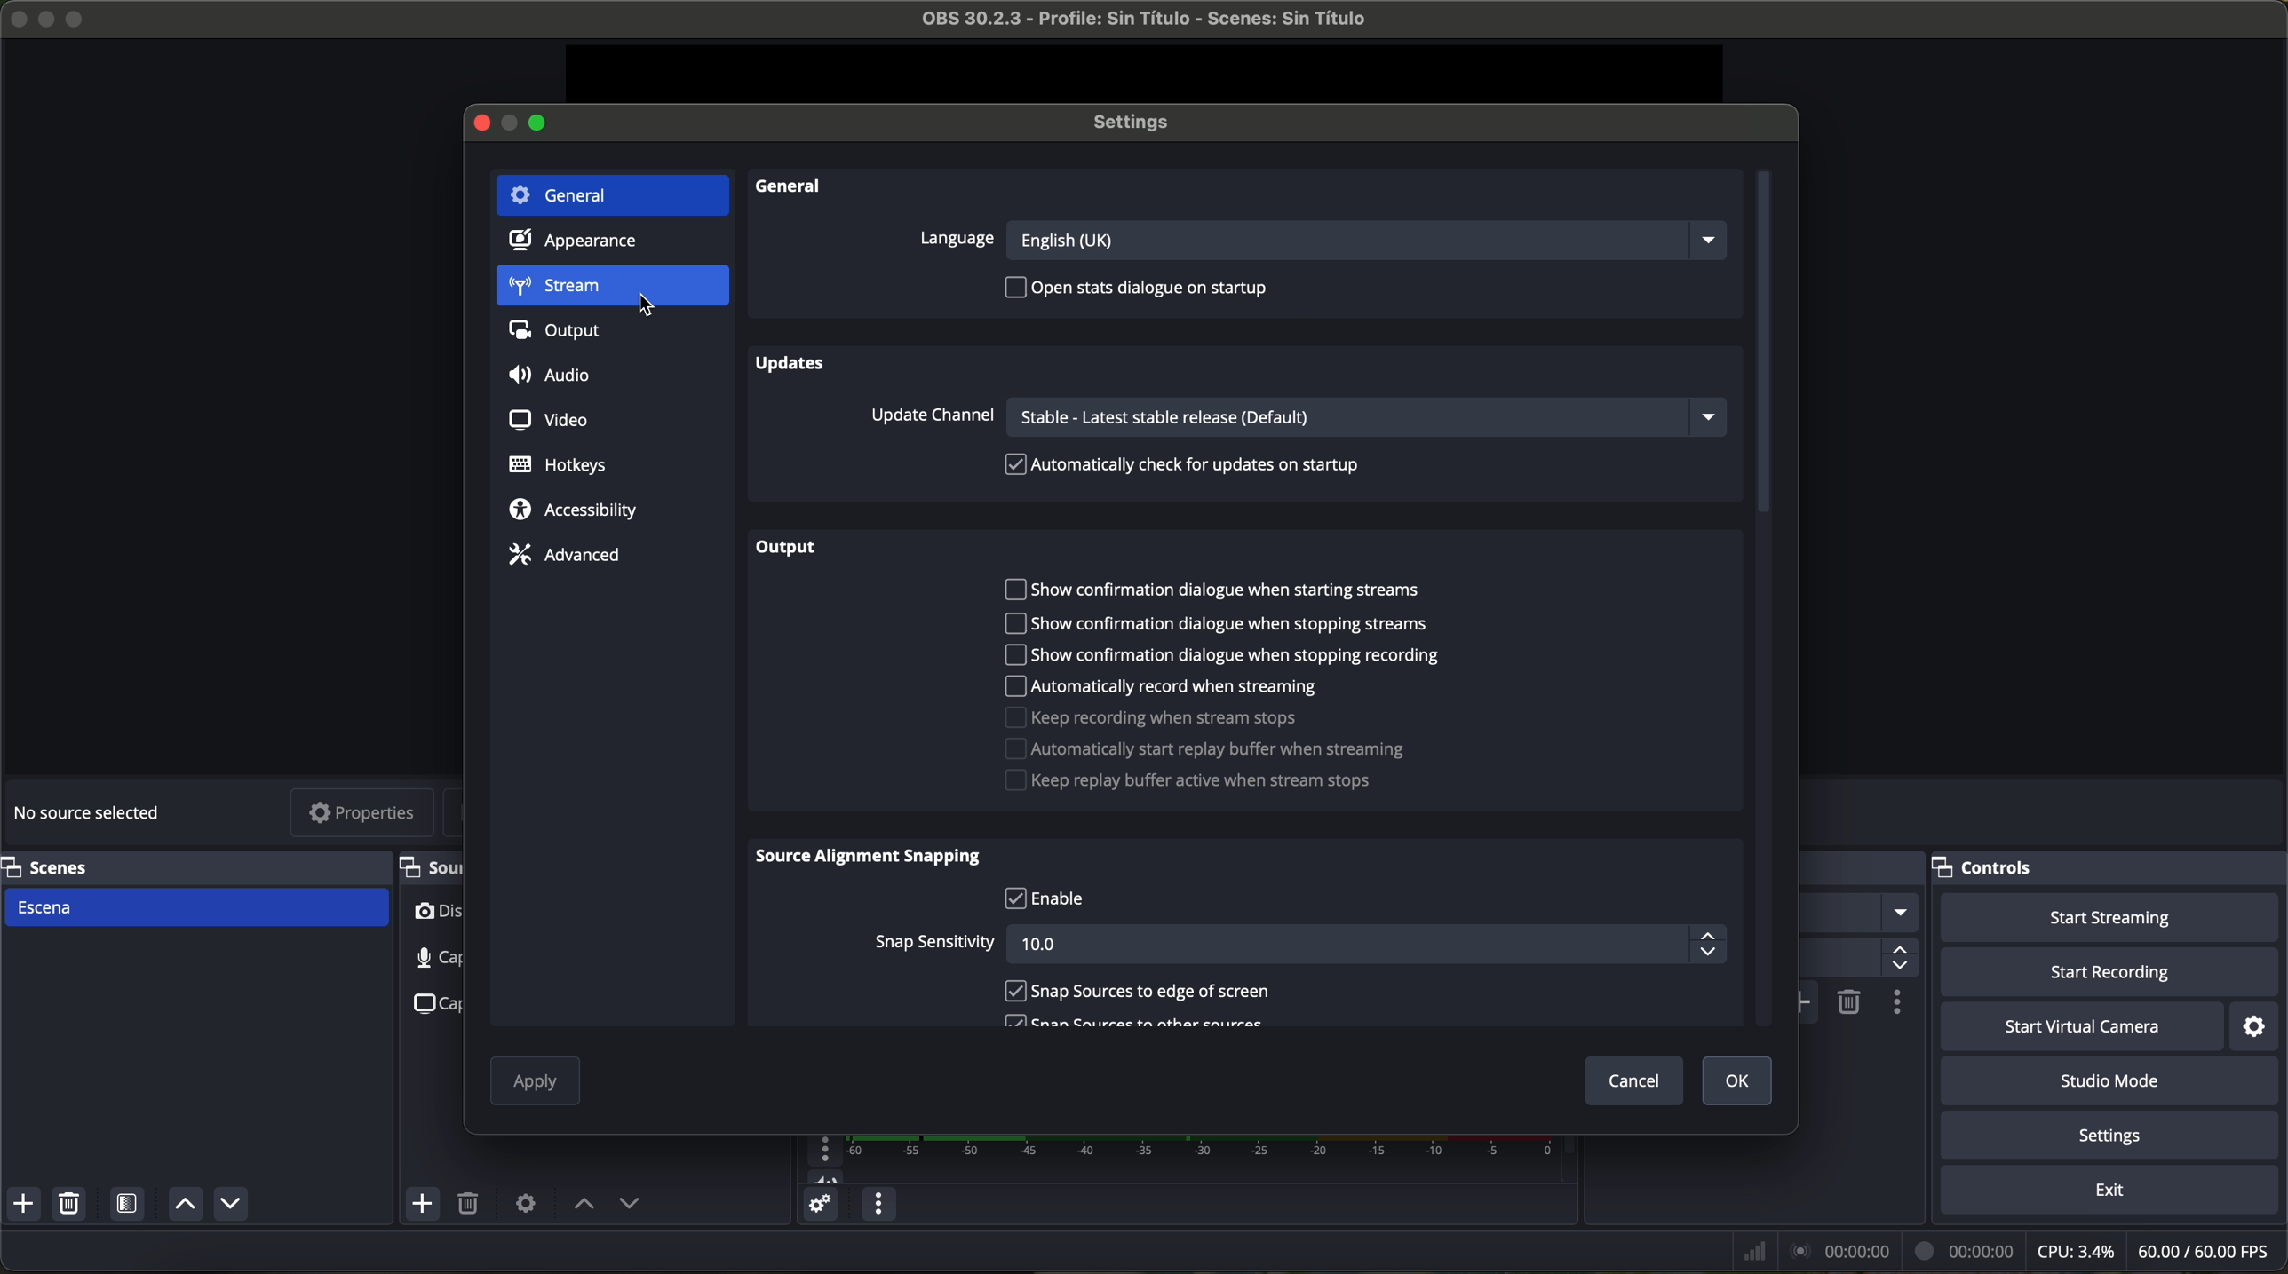 The width and height of the screenshot is (2288, 1274). Describe the element at coordinates (1173, 1159) in the screenshot. I see `Mic/Aux` at that location.